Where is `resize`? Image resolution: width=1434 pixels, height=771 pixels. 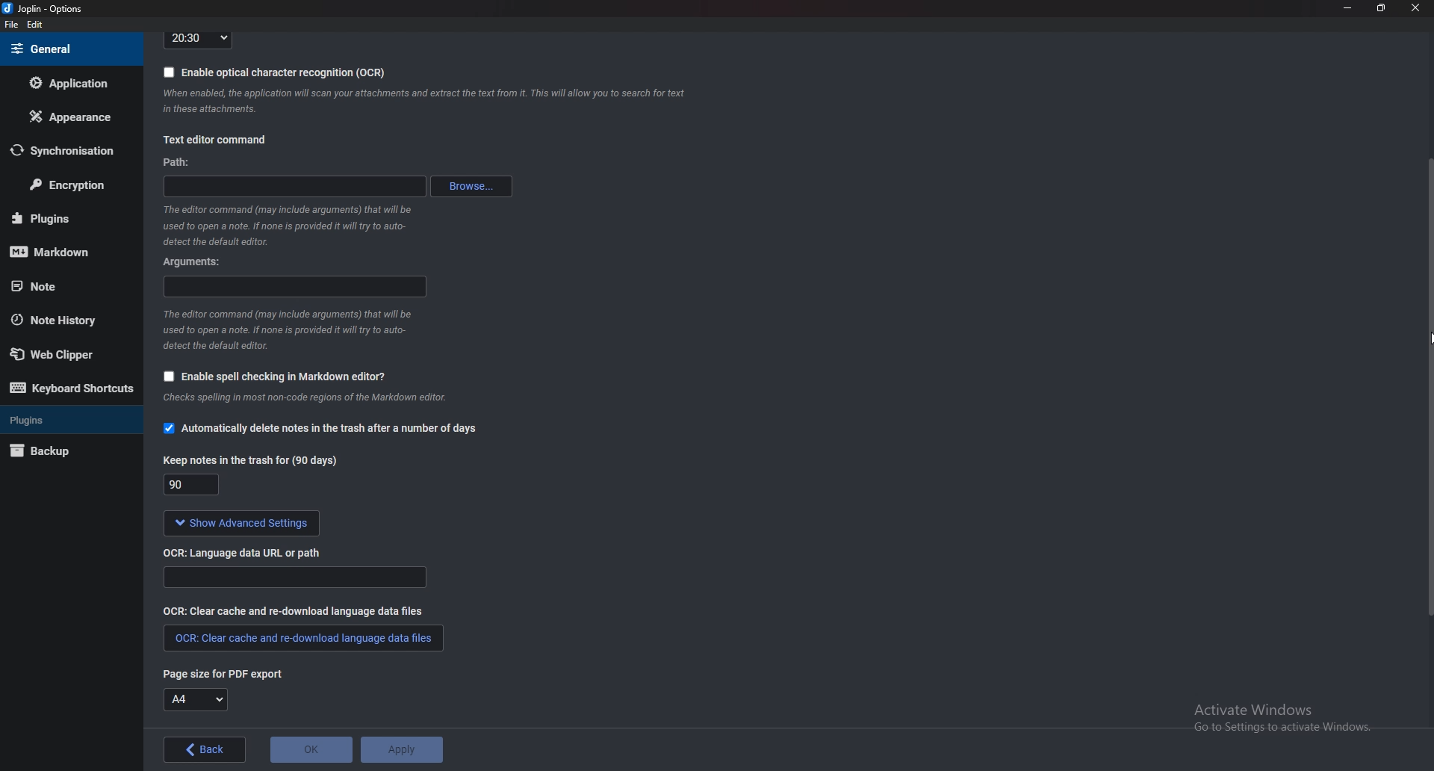 resize is located at coordinates (1380, 7).